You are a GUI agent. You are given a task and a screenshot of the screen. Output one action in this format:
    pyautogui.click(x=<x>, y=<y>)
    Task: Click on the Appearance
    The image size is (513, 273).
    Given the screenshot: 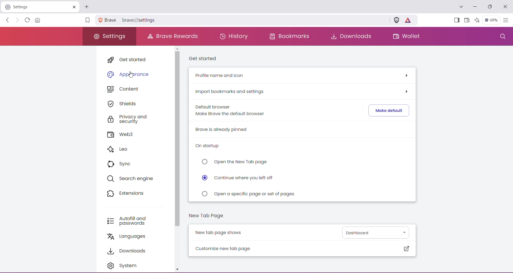 What is the action you would take?
    pyautogui.click(x=127, y=75)
    